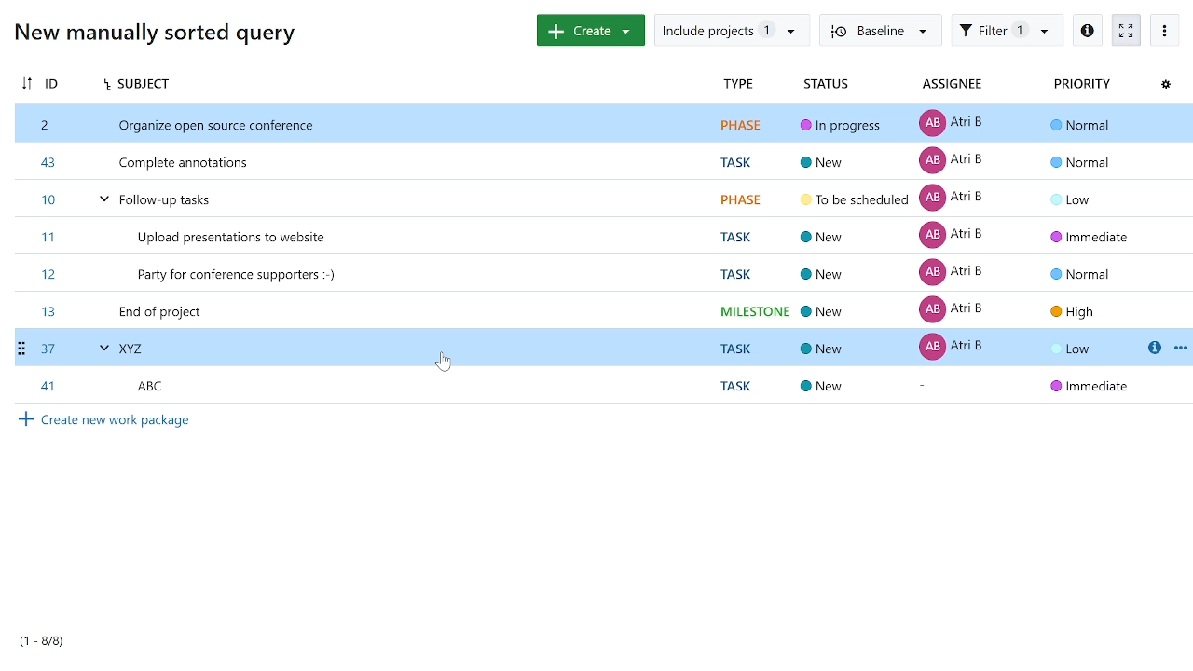 This screenshot has width=1193, height=671. I want to click on task name "End of project", so click(604, 308).